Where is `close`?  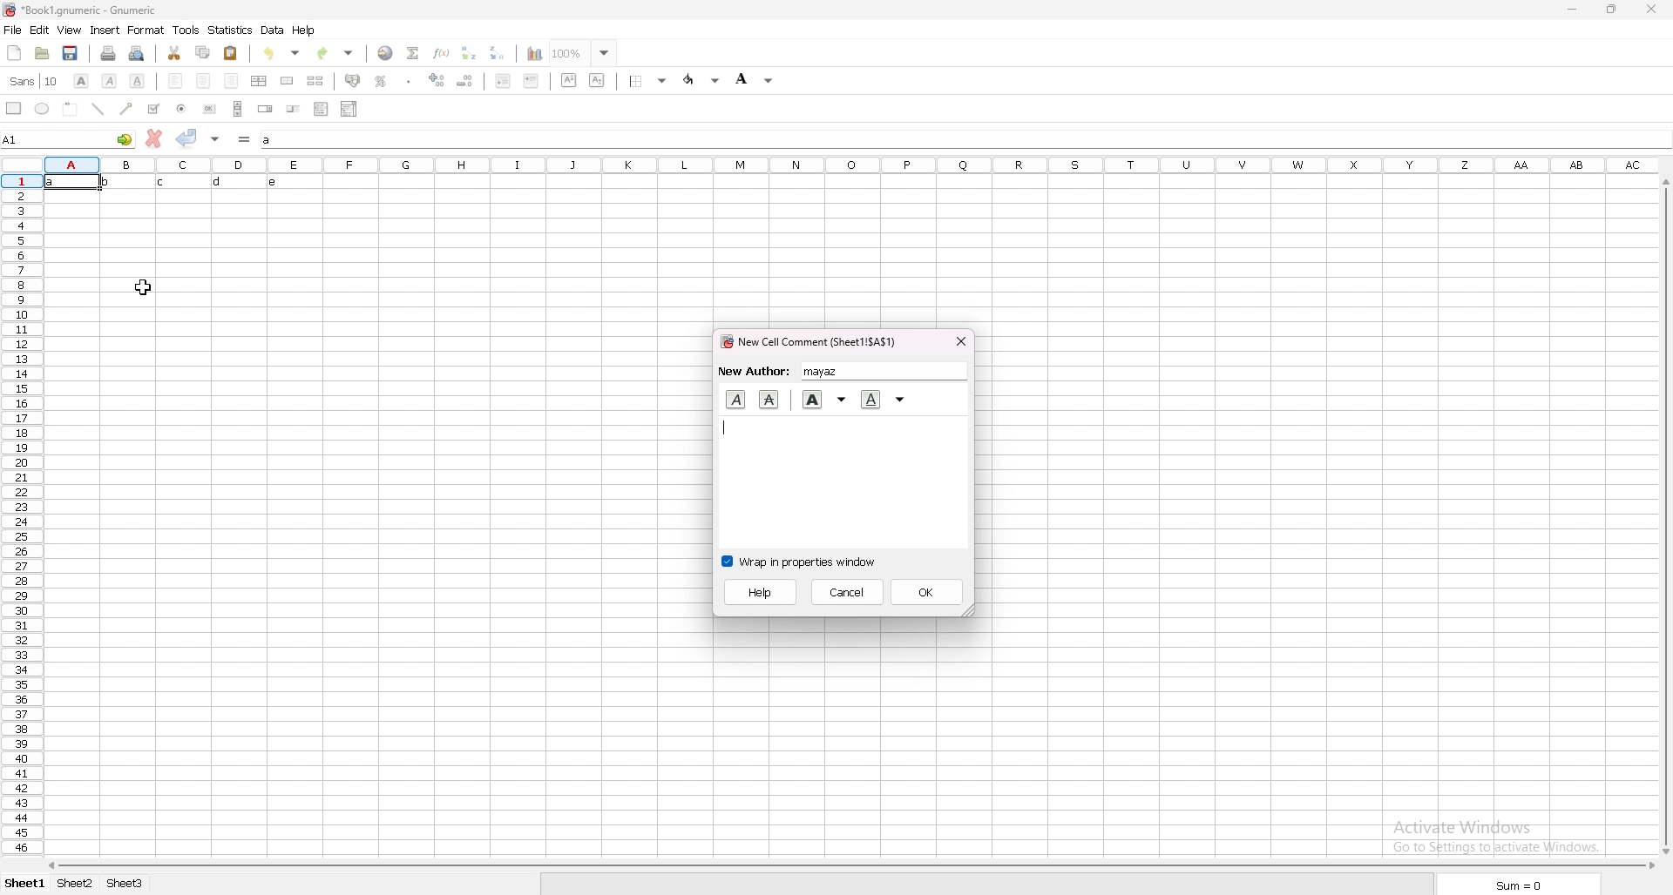
close is located at coordinates (1651, 9).